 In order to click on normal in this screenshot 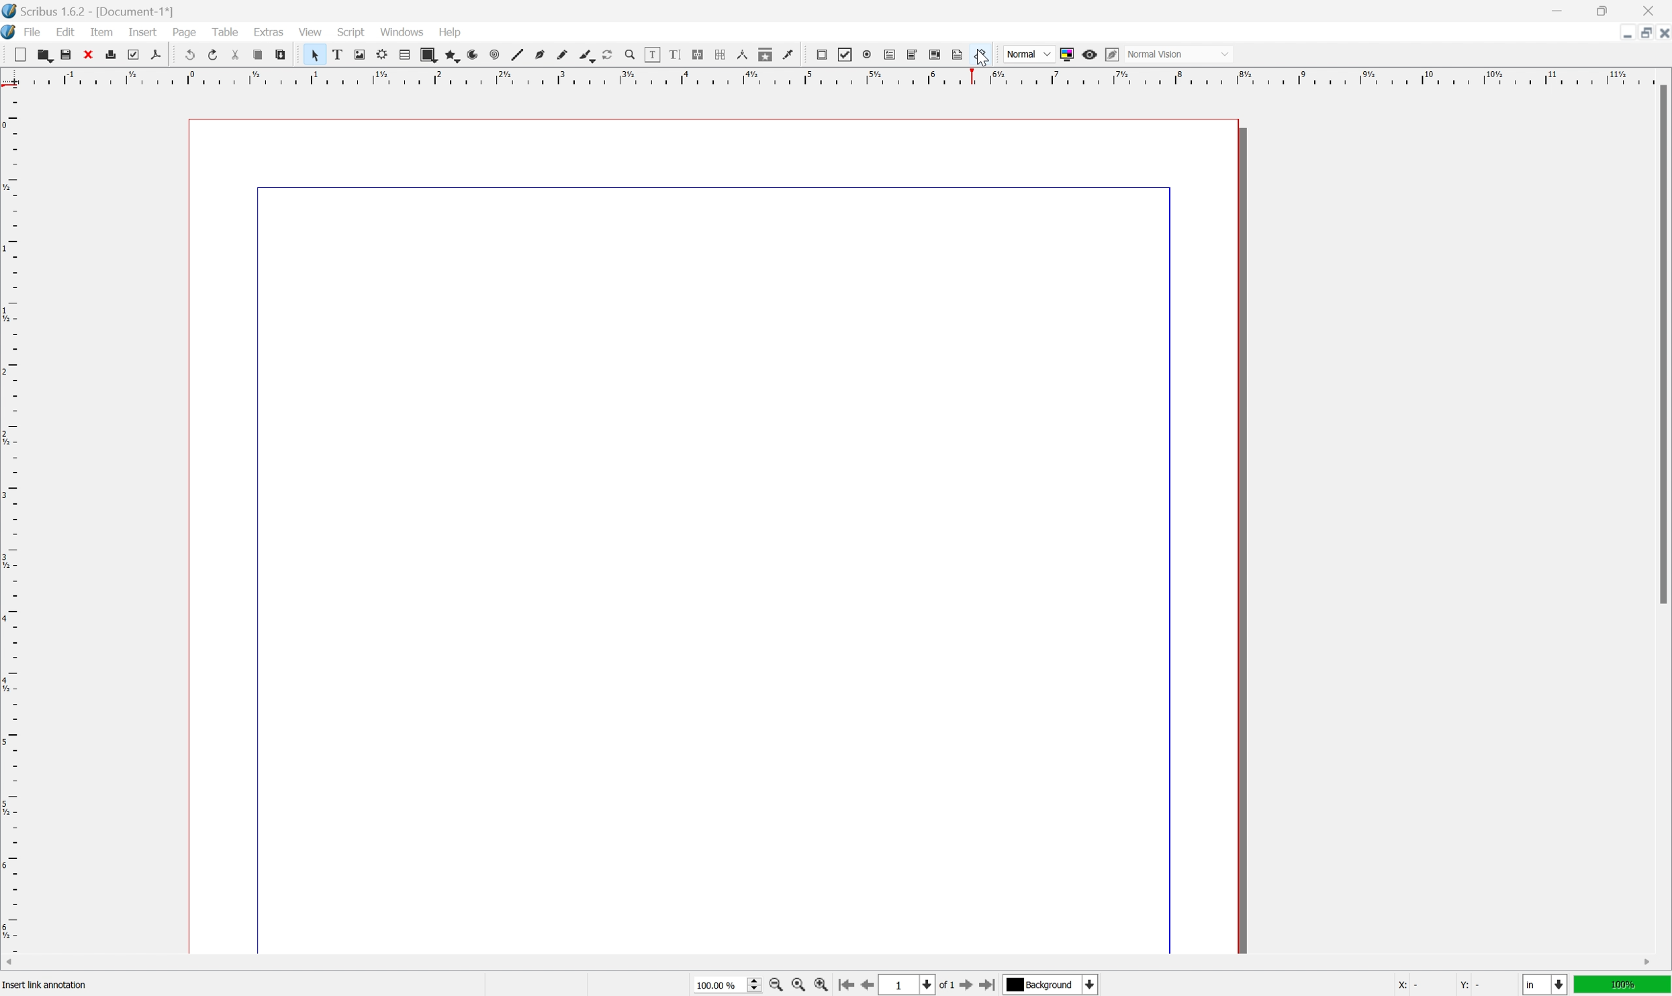, I will do `click(1028, 52)`.